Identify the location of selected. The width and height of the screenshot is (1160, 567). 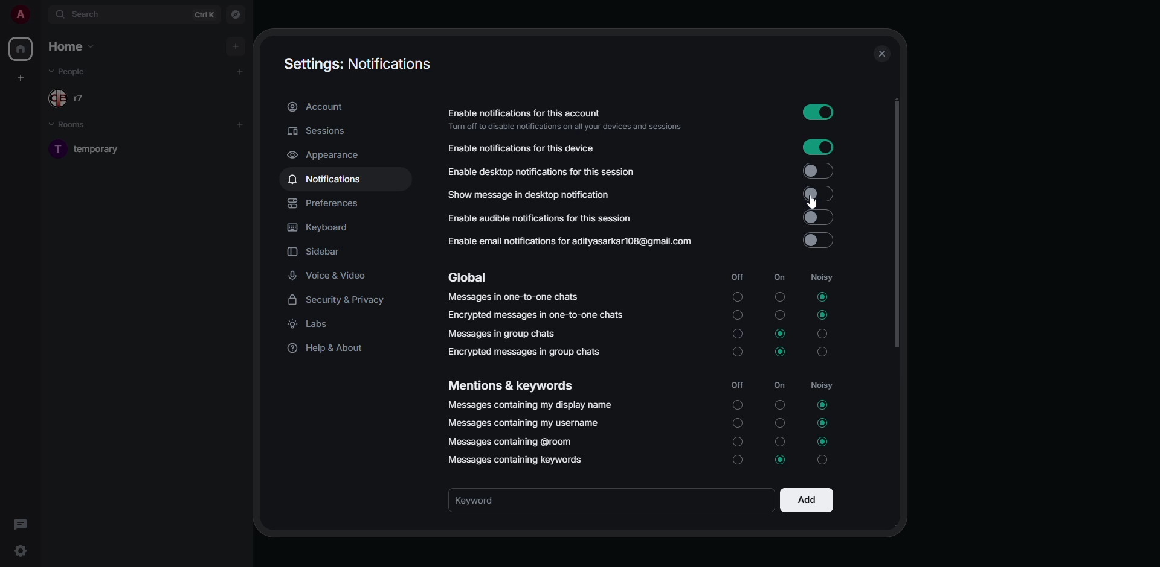
(823, 404).